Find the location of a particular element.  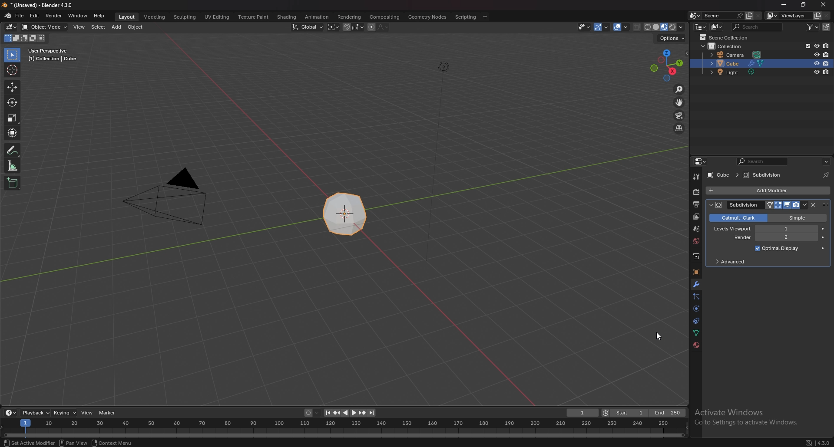

transform is located at coordinates (13, 133).